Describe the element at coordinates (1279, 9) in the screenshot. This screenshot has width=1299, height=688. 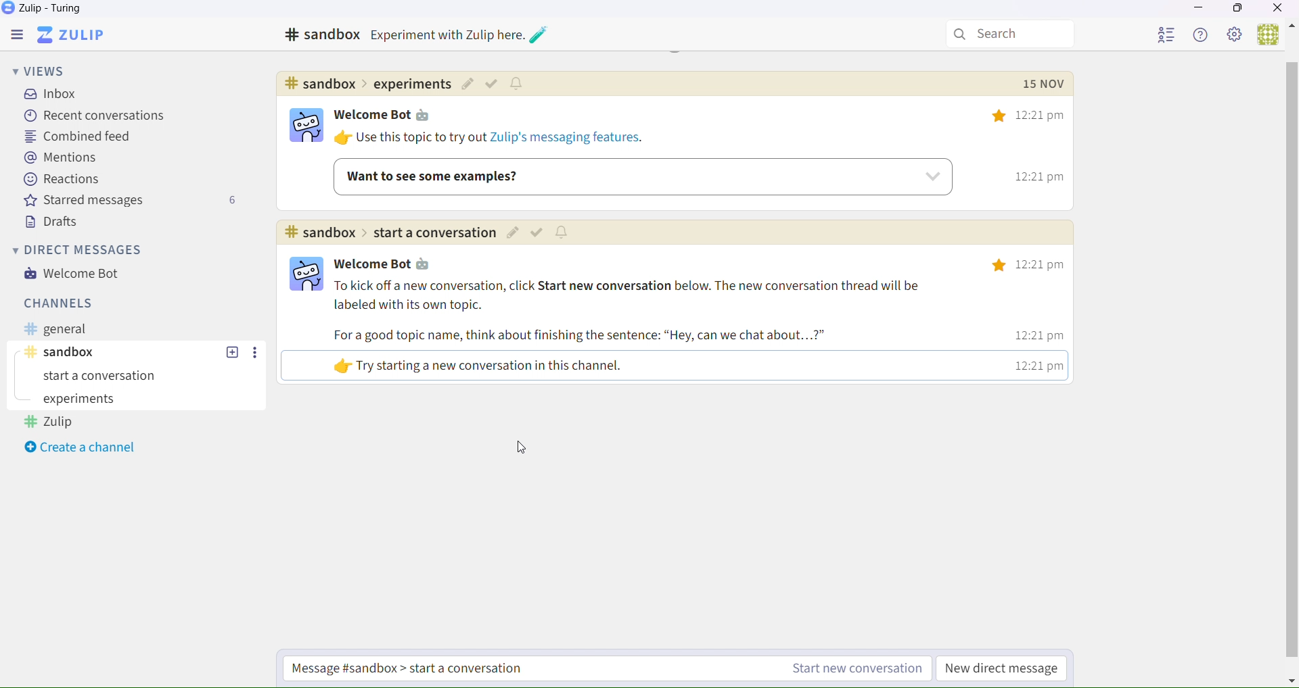
I see `Close` at that location.